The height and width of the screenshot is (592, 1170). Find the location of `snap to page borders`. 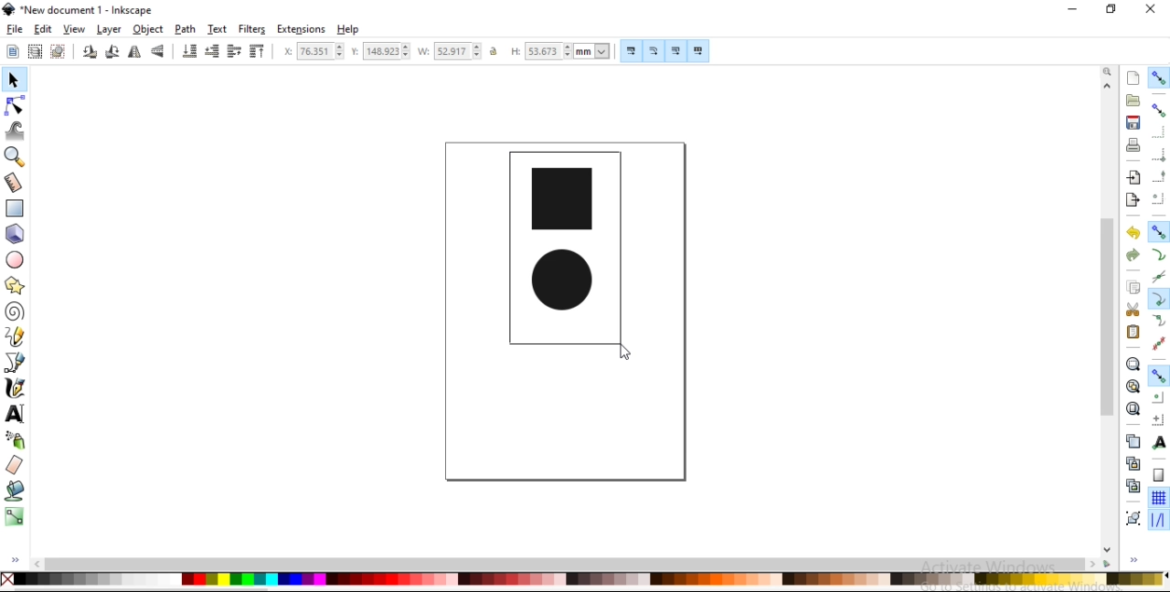

snap to page borders is located at coordinates (1158, 474).